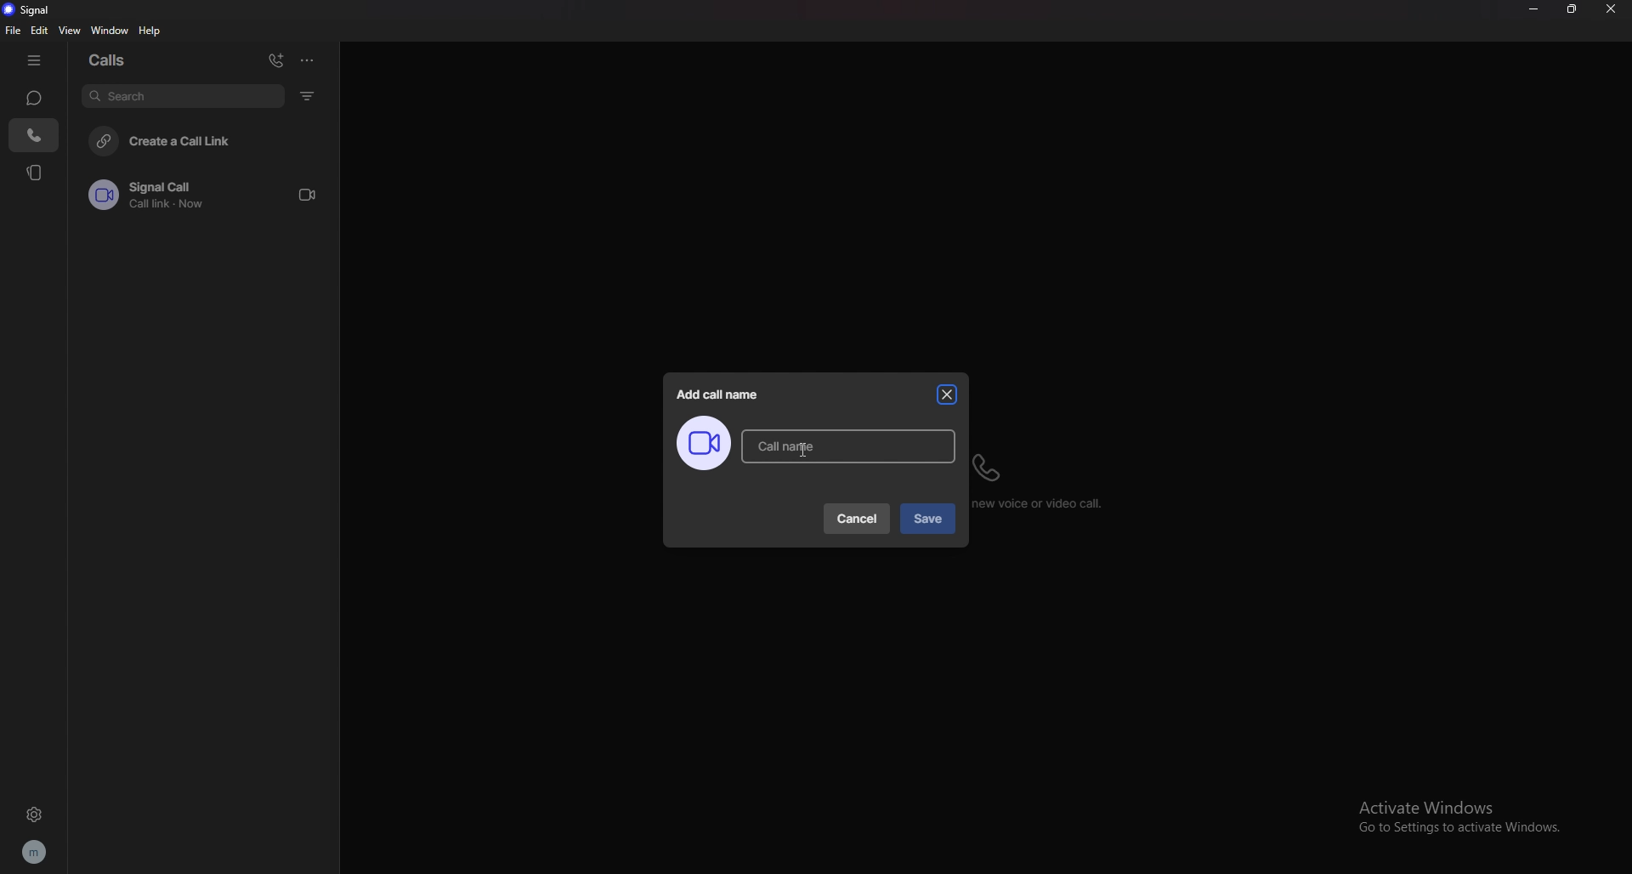 The height and width of the screenshot is (874, 1632). Describe the element at coordinates (858, 519) in the screenshot. I see `cancel` at that location.